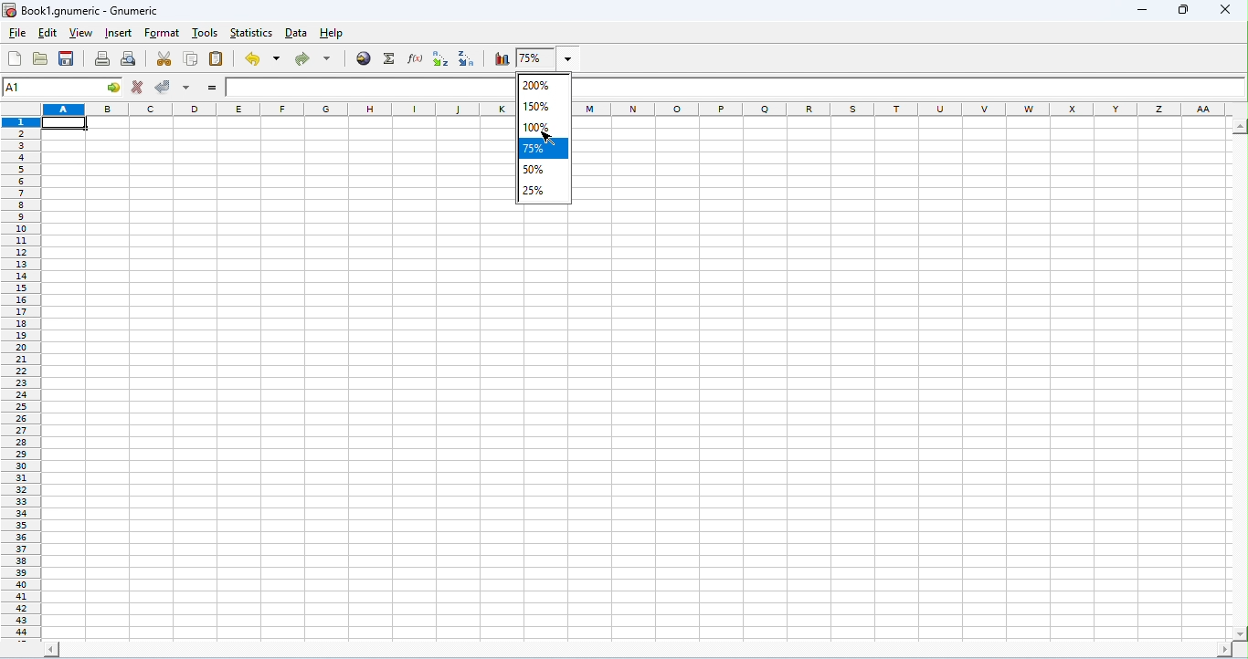 This screenshot has height=659, width=1248. What do you see at coordinates (502, 58) in the screenshot?
I see `insert chart` at bounding box center [502, 58].